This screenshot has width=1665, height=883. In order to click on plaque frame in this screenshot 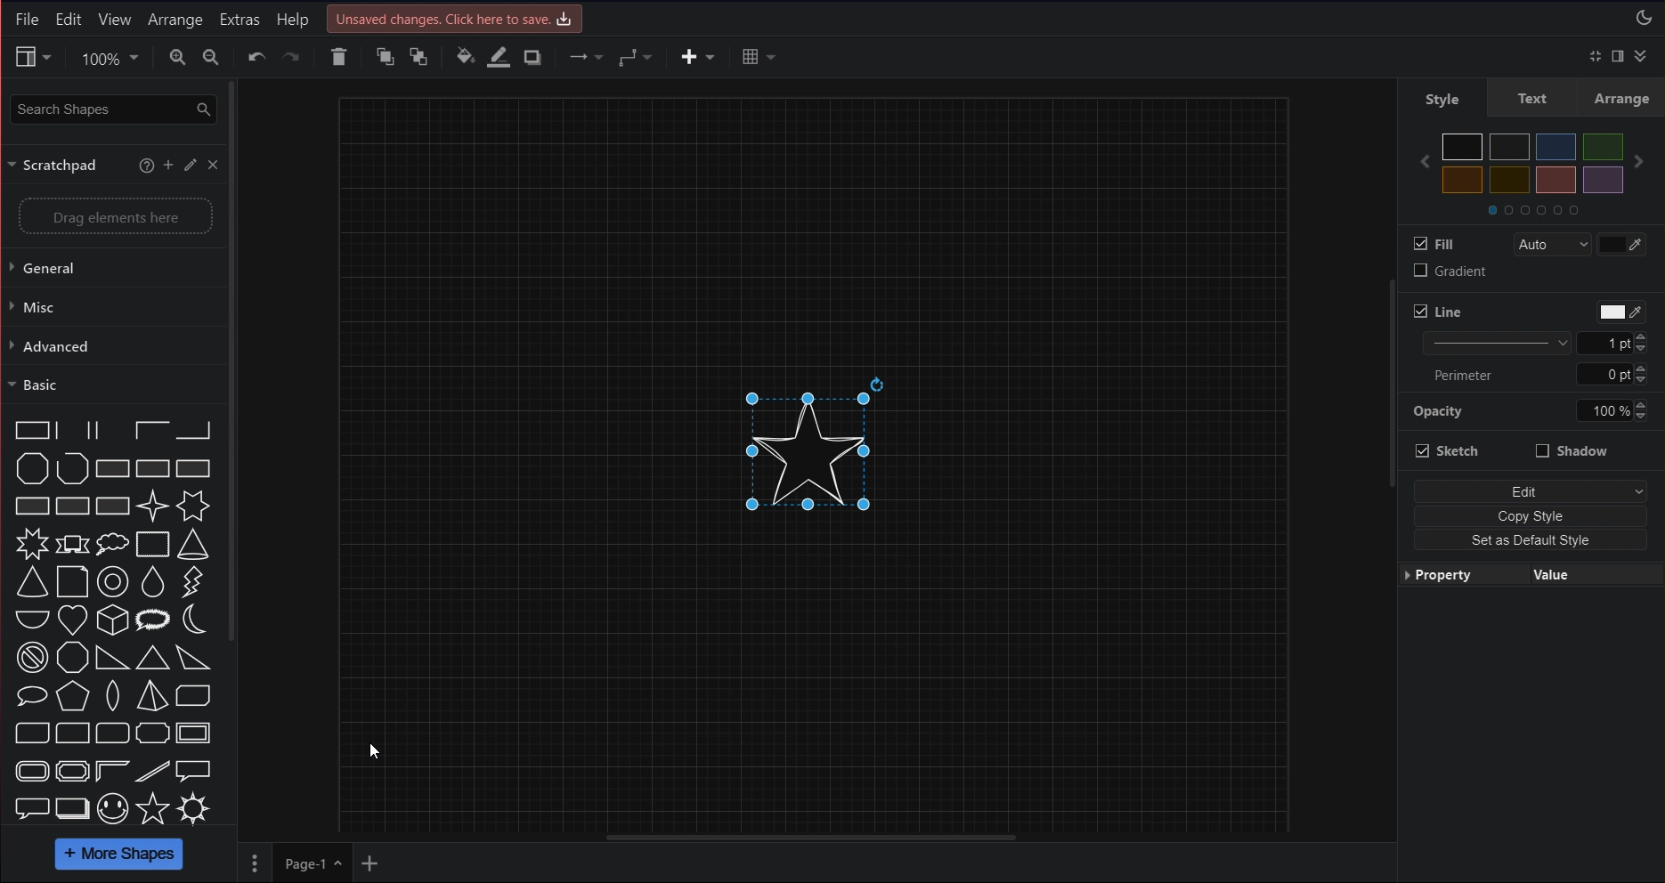, I will do `click(71, 770)`.